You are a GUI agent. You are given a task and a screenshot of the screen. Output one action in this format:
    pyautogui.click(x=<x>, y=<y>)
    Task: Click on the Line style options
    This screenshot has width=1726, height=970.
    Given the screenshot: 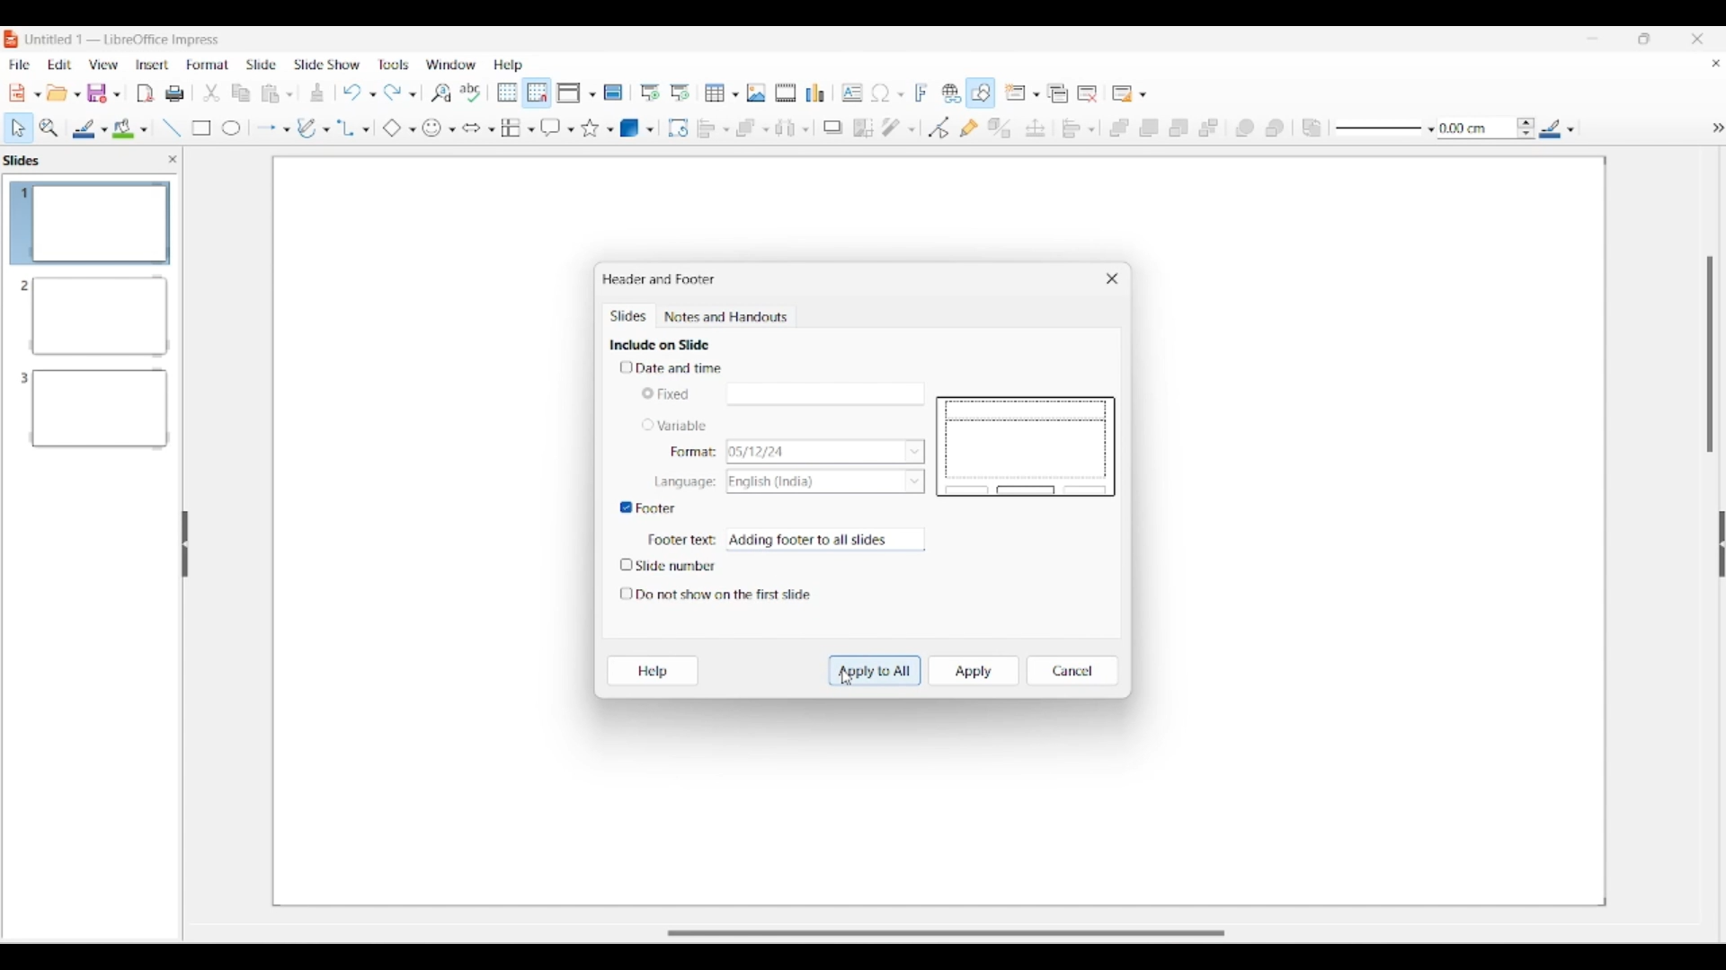 What is the action you would take?
    pyautogui.click(x=1385, y=129)
    